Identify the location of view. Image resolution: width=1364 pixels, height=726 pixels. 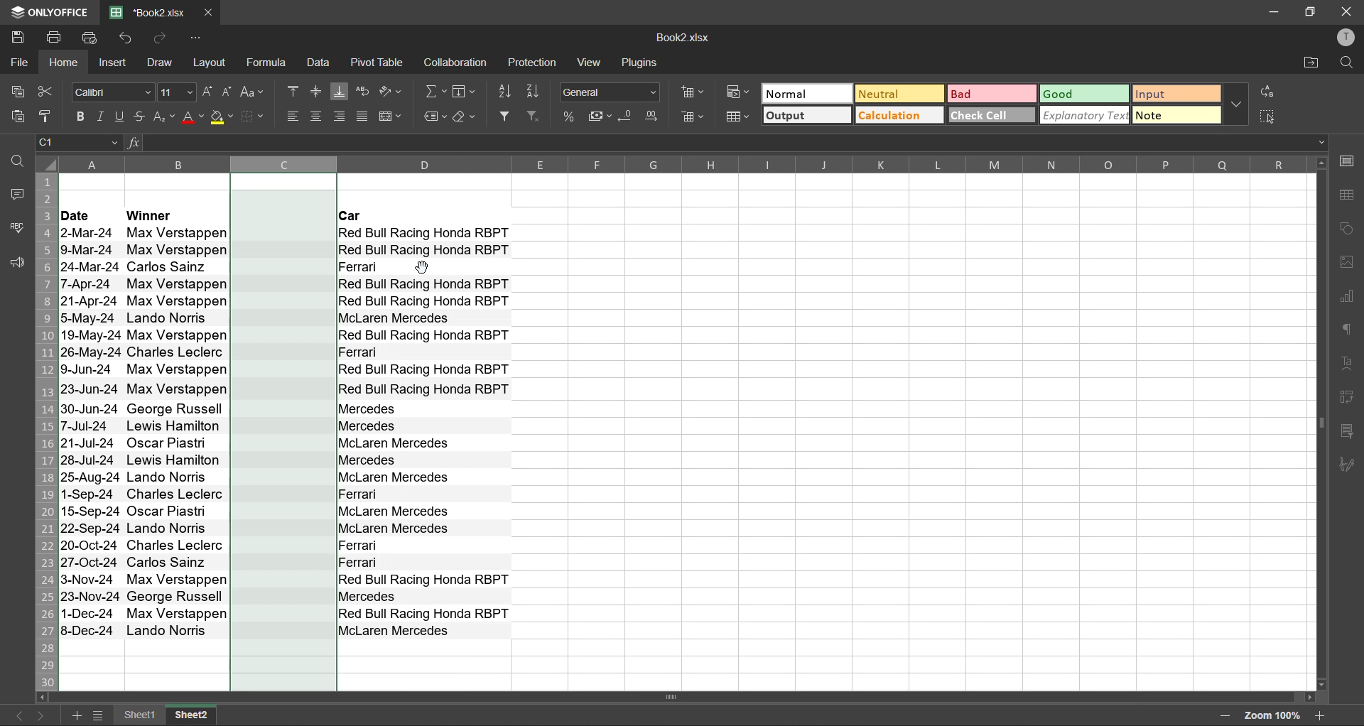
(591, 64).